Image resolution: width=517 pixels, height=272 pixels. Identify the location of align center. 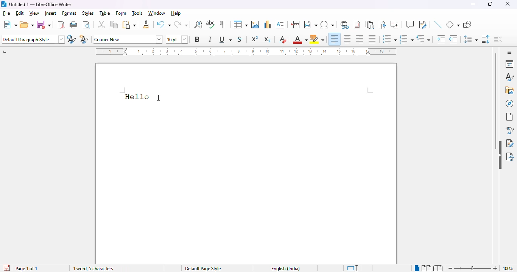
(347, 39).